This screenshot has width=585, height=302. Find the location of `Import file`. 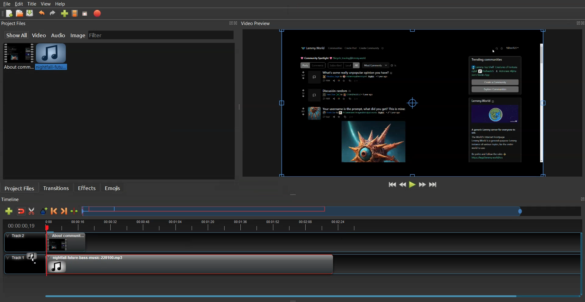

Import file is located at coordinates (65, 13).